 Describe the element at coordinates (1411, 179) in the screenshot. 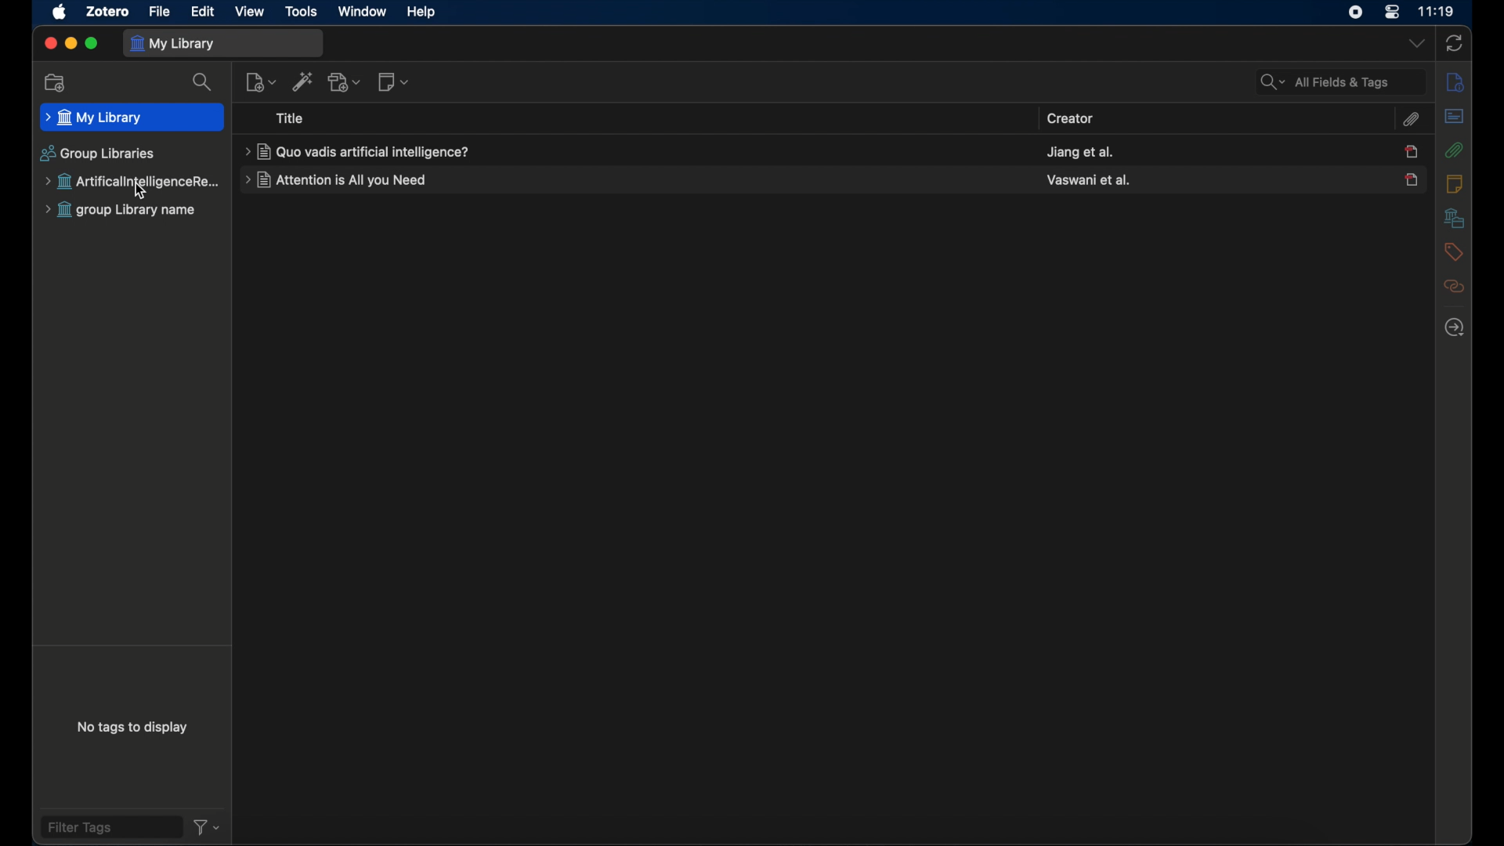

I see `item ` at that location.